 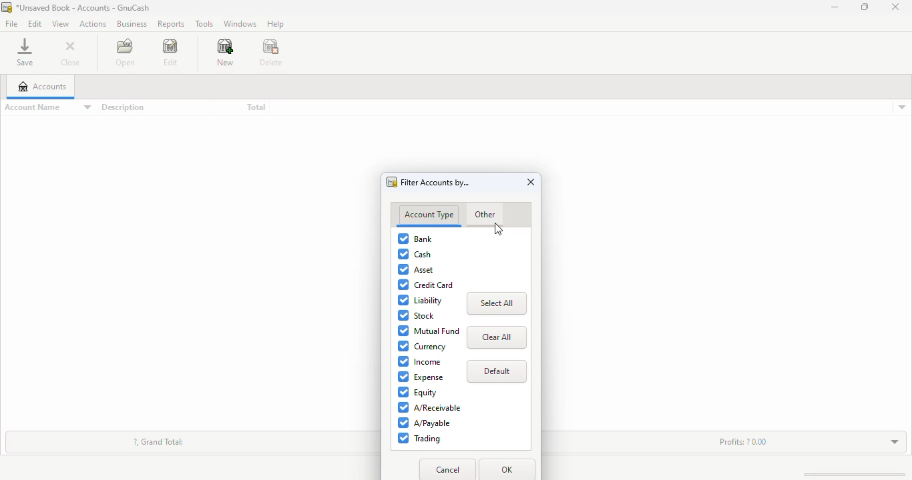 What do you see at coordinates (271, 53) in the screenshot?
I see `delete` at bounding box center [271, 53].